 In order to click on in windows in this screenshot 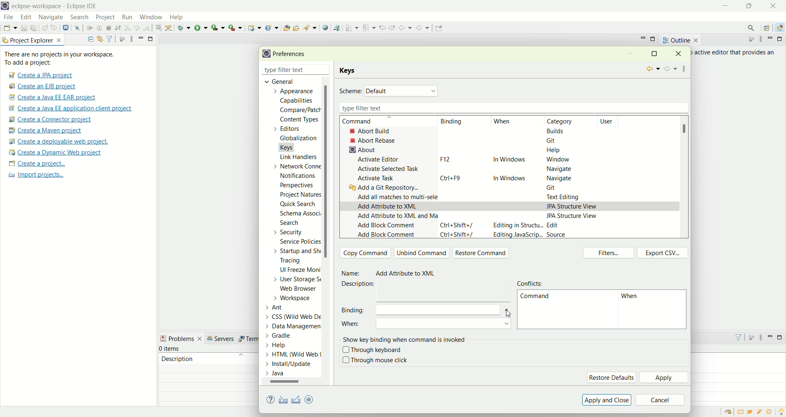, I will do `click(509, 161)`.